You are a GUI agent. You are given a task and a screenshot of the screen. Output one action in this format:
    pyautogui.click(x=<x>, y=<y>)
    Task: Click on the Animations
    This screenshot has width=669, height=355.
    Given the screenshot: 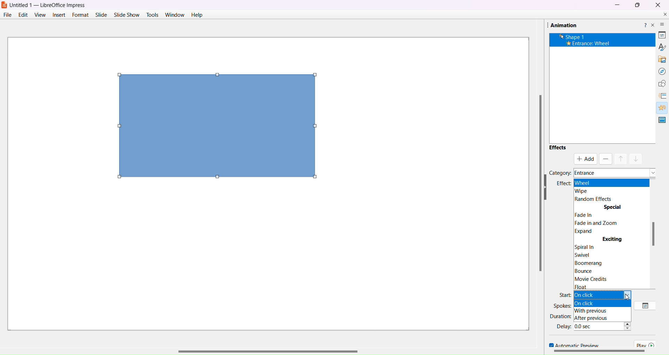 What is the action you would take?
    pyautogui.click(x=660, y=106)
    